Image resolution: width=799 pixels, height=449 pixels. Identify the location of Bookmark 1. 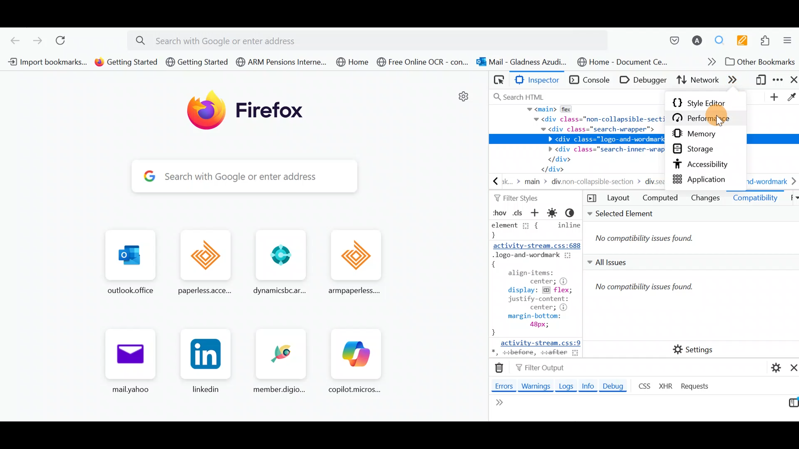
(45, 61).